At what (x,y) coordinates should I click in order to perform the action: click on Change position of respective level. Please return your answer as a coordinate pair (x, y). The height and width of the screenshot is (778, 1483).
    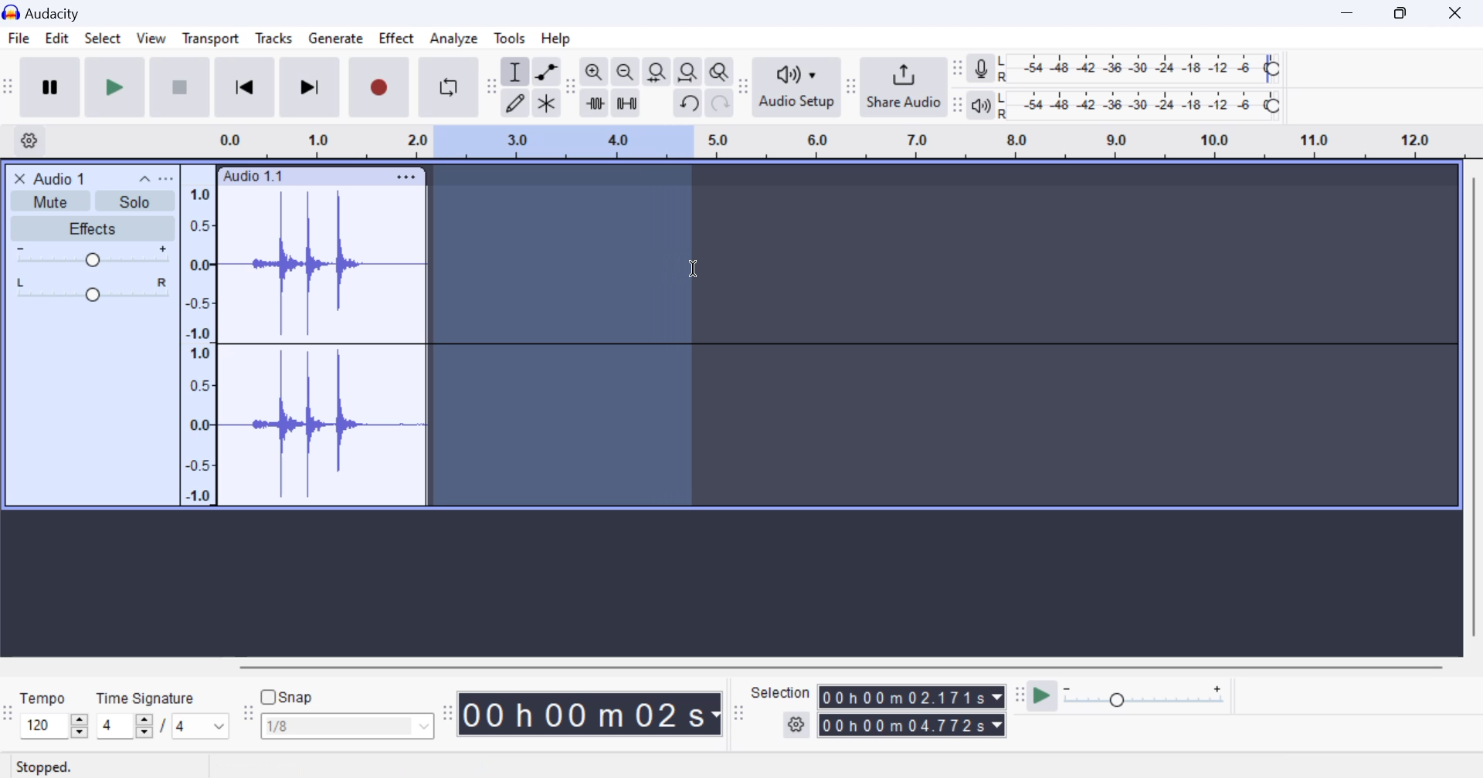
    Looking at the image, I should click on (959, 86).